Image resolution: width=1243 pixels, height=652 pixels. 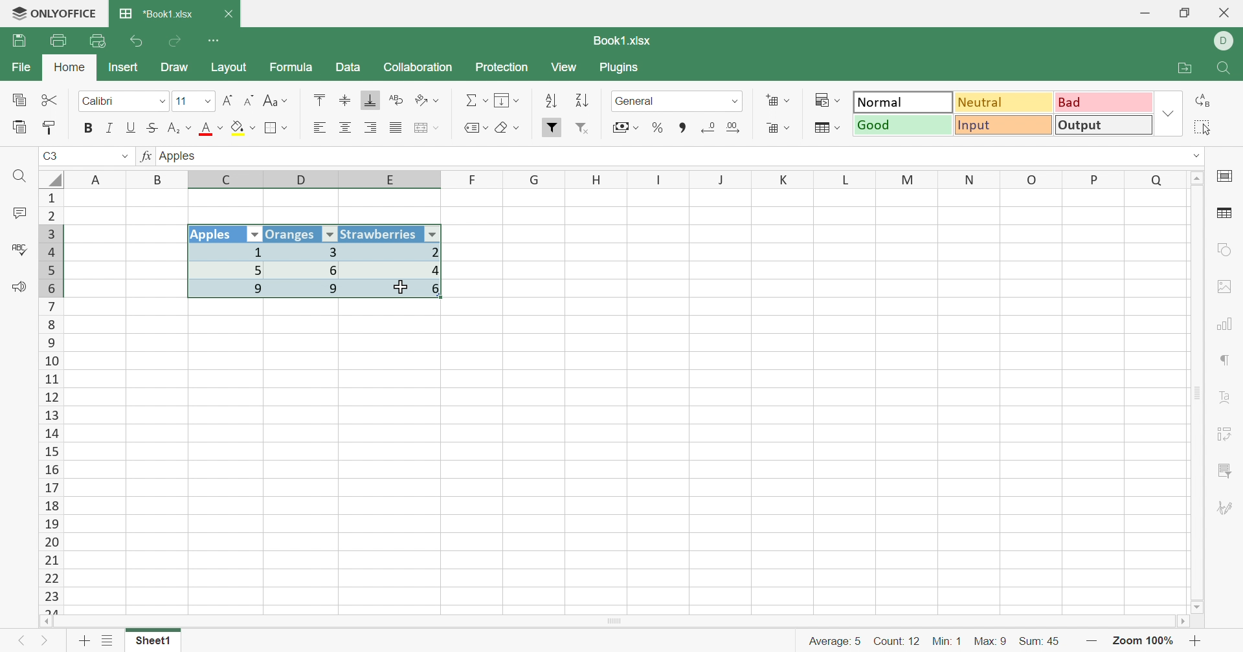 I want to click on Collaboration, so click(x=418, y=66).